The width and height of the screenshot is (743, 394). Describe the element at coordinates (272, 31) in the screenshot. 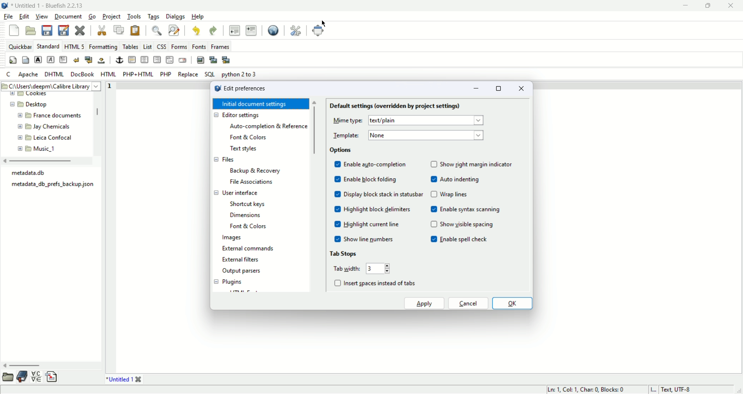

I see `view in browser` at that location.